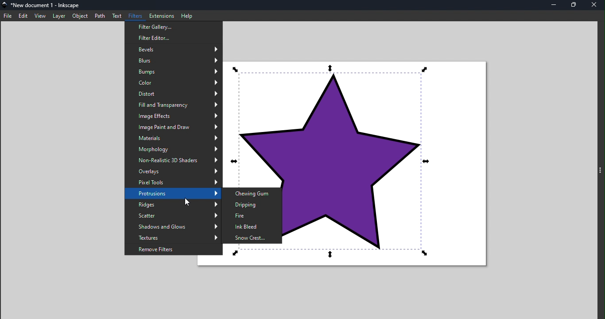 The image size is (605, 319). What do you see at coordinates (174, 139) in the screenshot?
I see `Materials` at bounding box center [174, 139].